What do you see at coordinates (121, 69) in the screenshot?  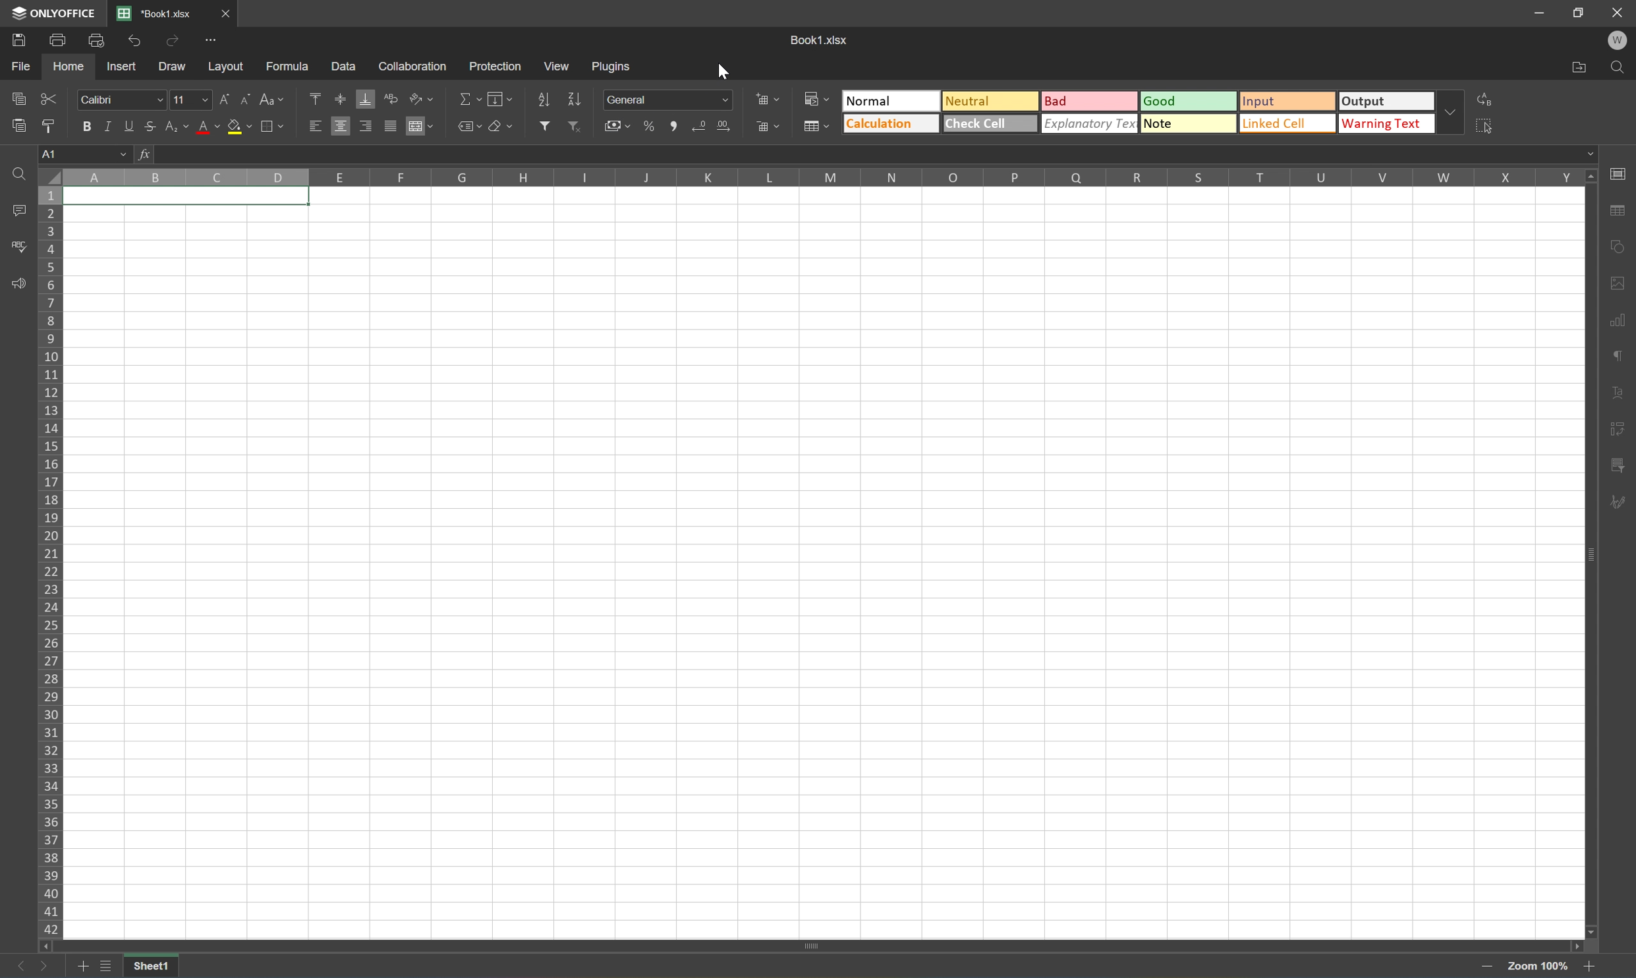 I see `Insert` at bounding box center [121, 69].